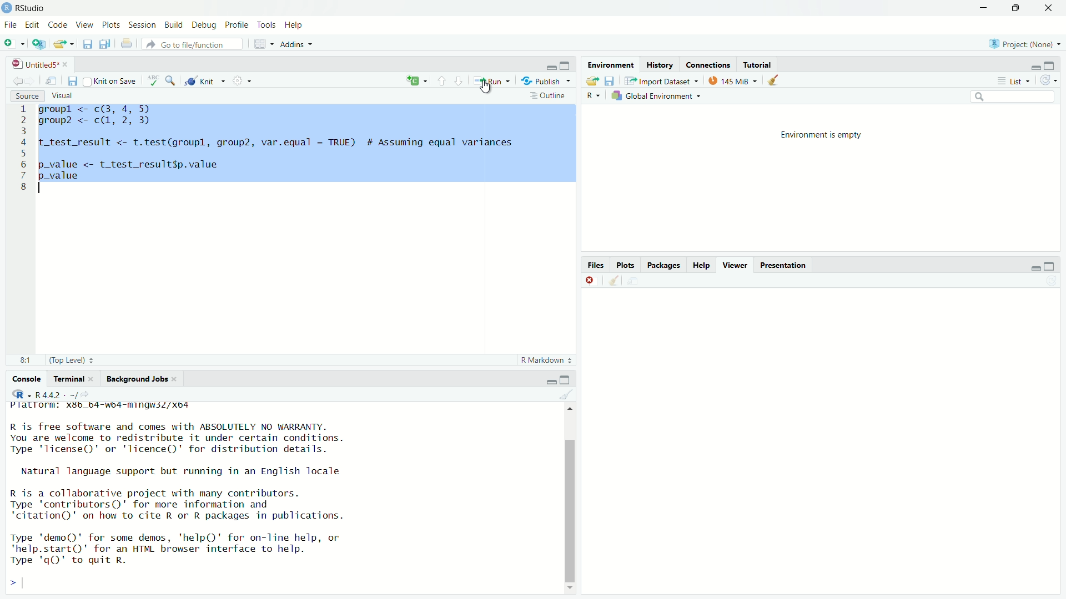 This screenshot has width=1066, height=599. Describe the element at coordinates (72, 378) in the screenshot. I see `Terminal` at that location.